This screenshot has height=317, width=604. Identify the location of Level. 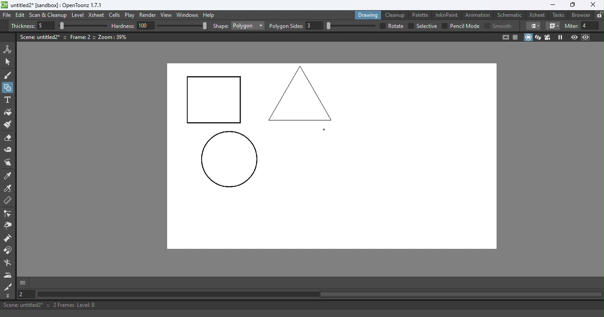
(78, 15).